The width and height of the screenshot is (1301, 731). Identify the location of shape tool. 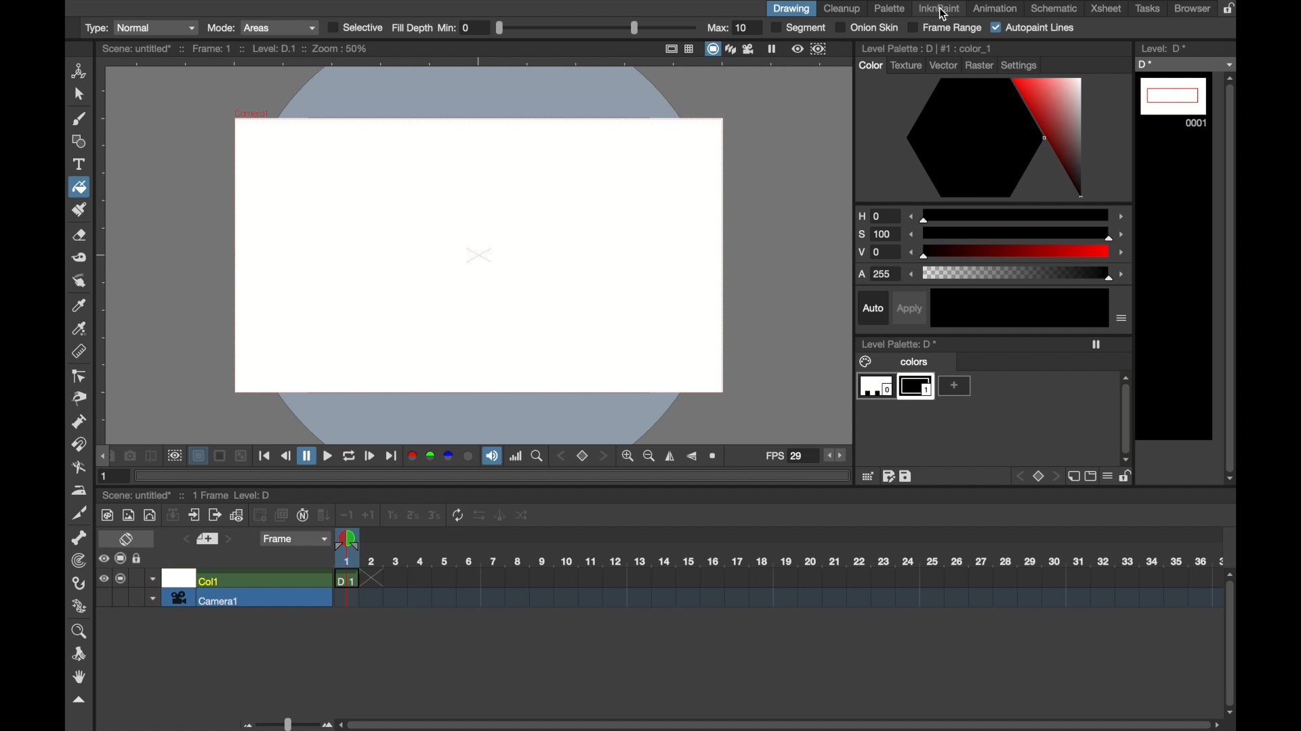
(78, 141).